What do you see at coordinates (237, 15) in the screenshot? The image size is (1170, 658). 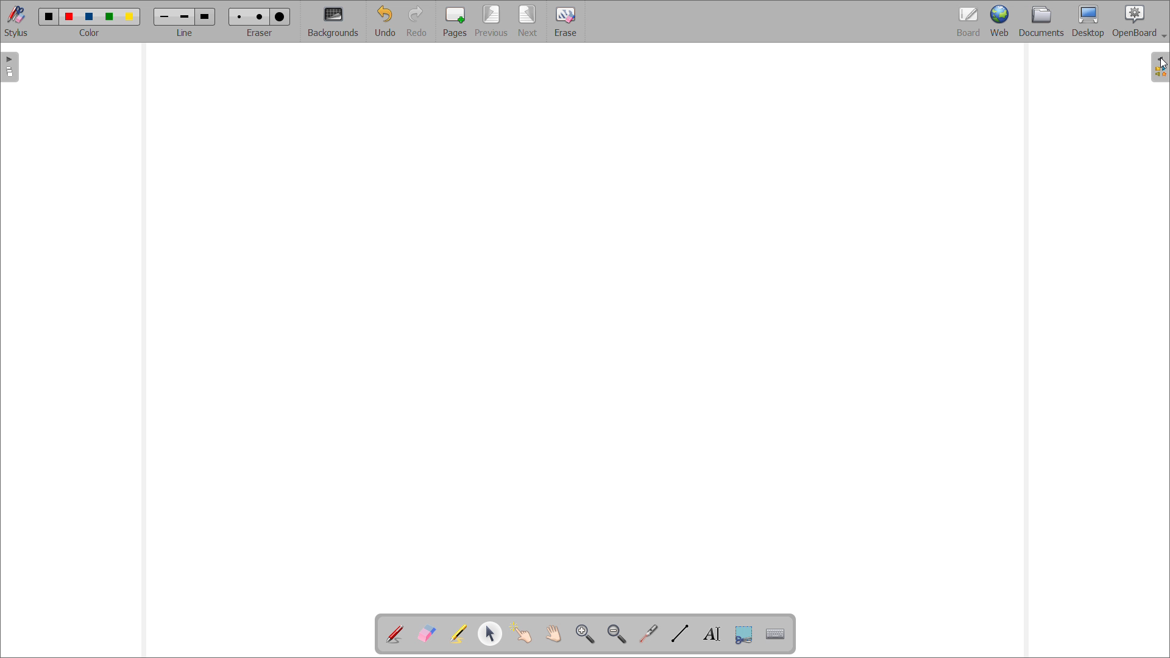 I see `Small erase` at bounding box center [237, 15].